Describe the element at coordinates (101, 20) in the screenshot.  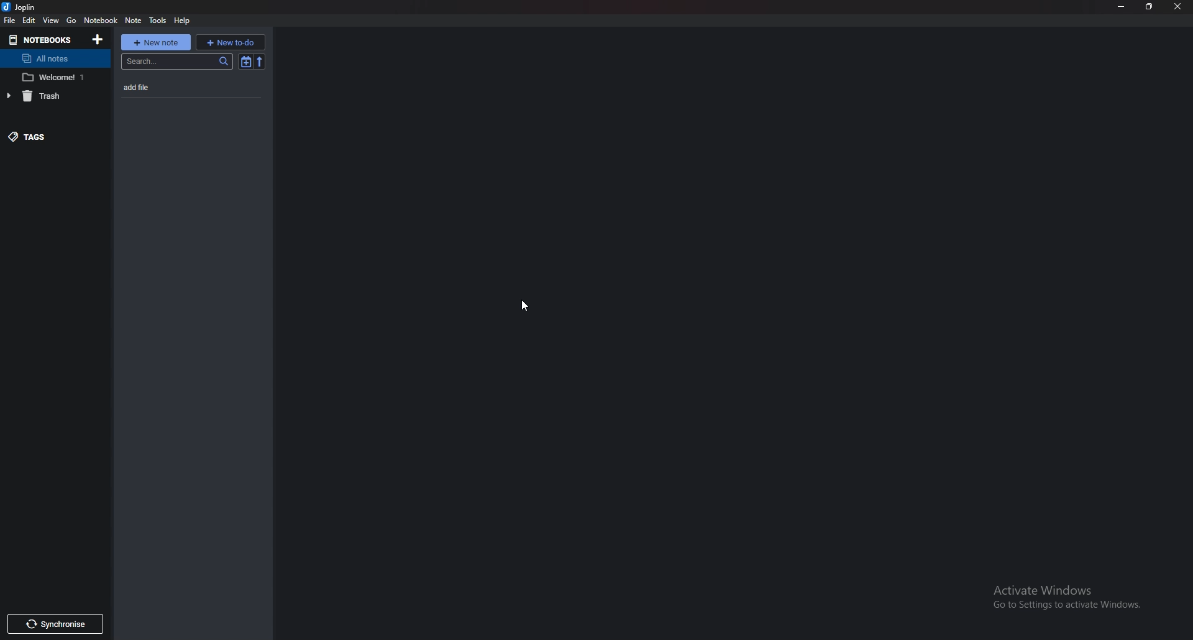
I see `Notebook` at that location.